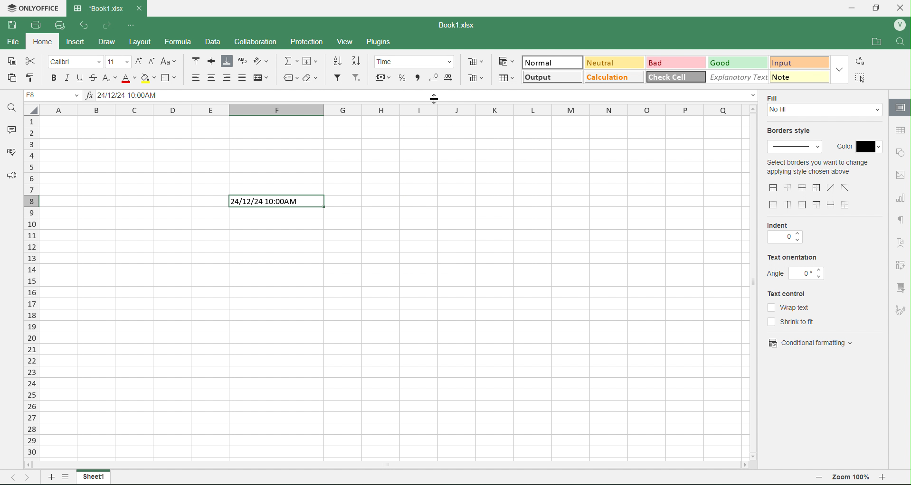  What do you see at coordinates (265, 62) in the screenshot?
I see `Orientation` at bounding box center [265, 62].